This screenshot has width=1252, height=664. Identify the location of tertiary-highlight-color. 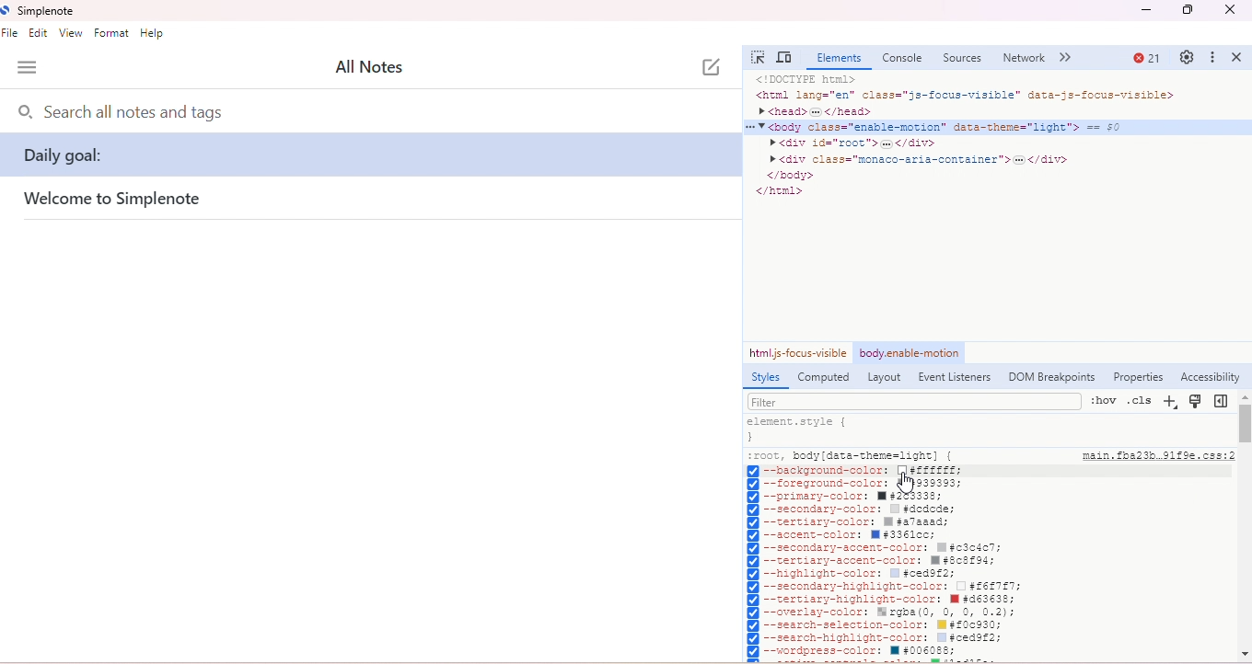
(883, 599).